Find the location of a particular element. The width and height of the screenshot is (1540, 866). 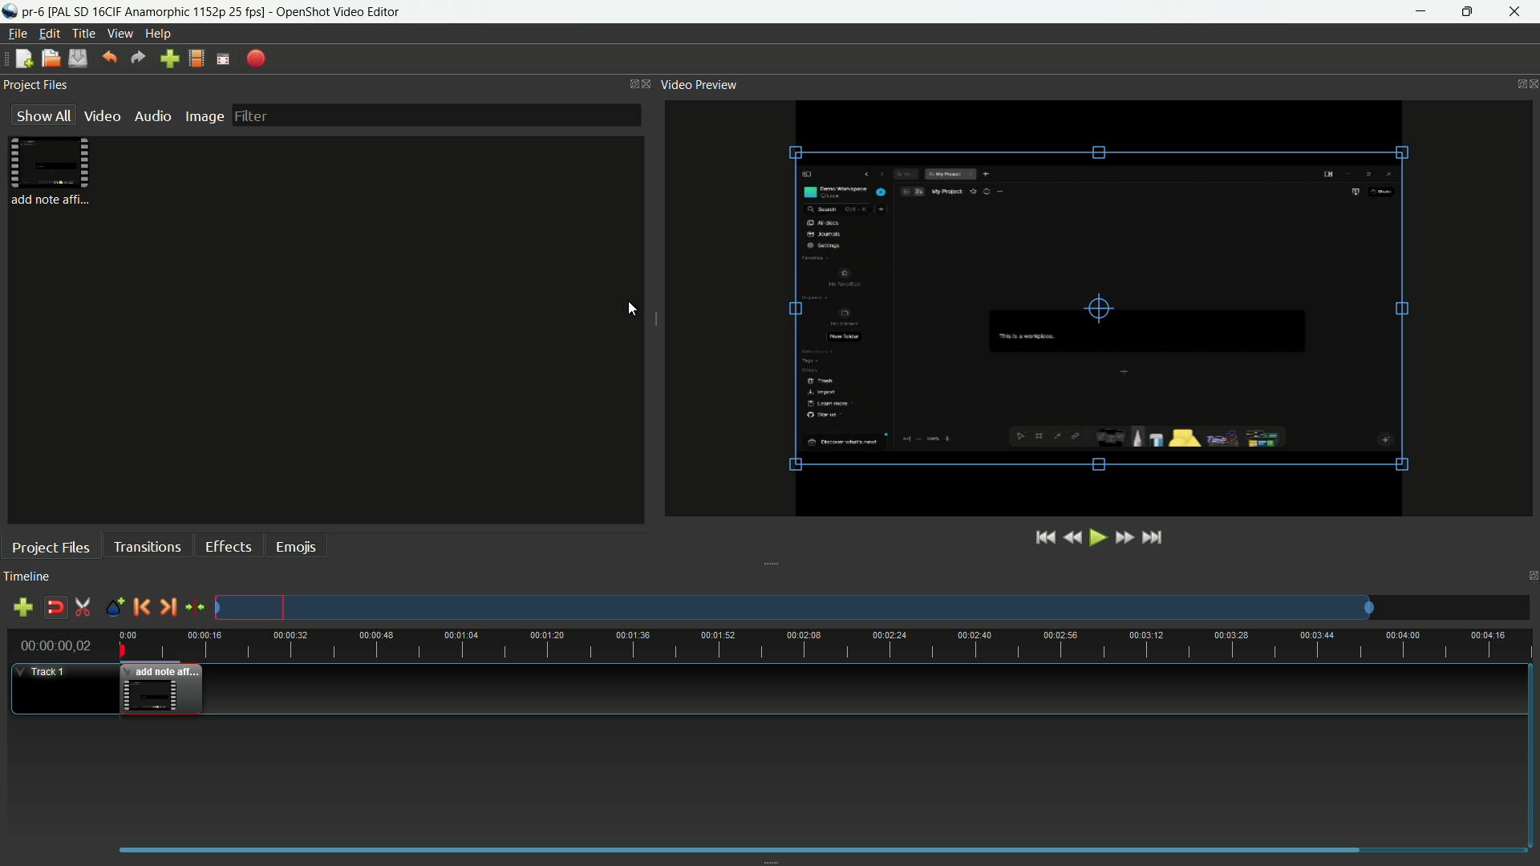

rewind is located at coordinates (1075, 537).